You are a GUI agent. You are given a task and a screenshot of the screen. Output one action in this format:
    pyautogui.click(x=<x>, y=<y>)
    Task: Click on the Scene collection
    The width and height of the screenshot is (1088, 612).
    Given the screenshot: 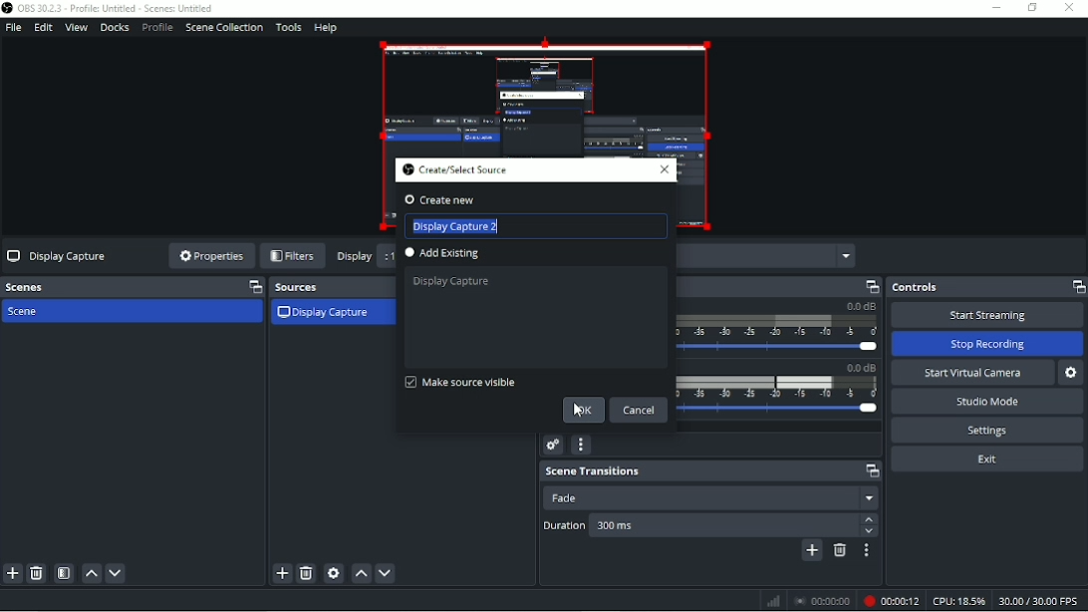 What is the action you would take?
    pyautogui.click(x=223, y=28)
    